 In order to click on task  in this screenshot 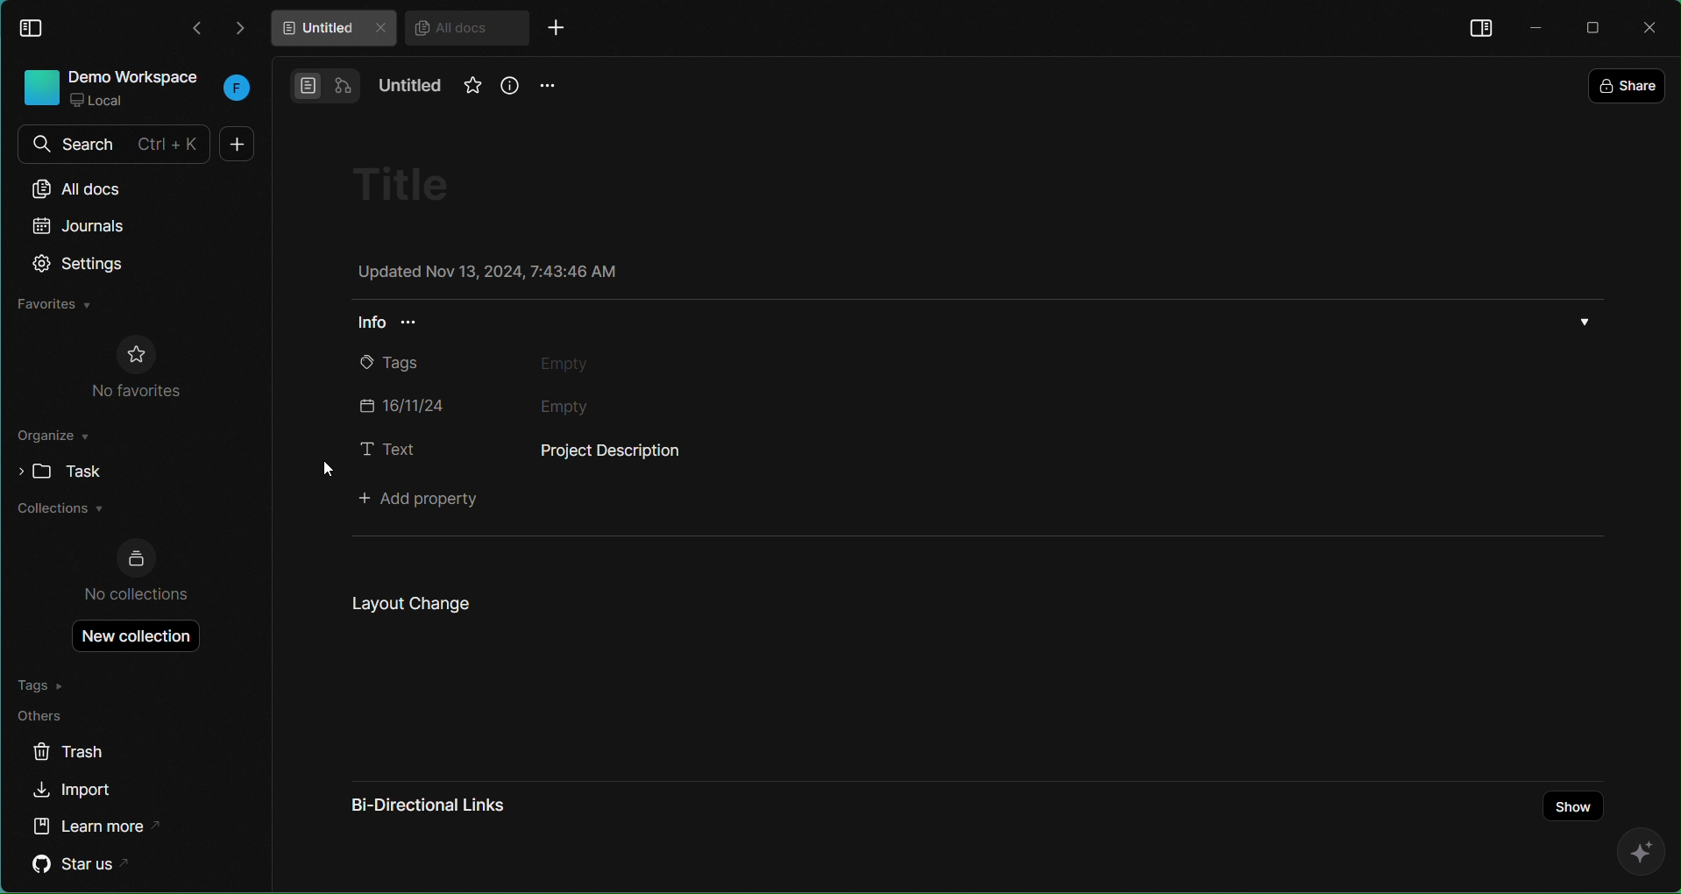, I will do `click(54, 471)`.